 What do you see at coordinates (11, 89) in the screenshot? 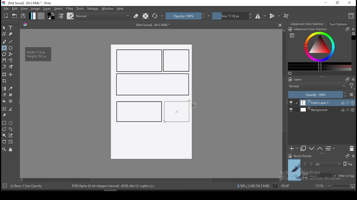
I see `pick a color from image and current layer` at bounding box center [11, 89].